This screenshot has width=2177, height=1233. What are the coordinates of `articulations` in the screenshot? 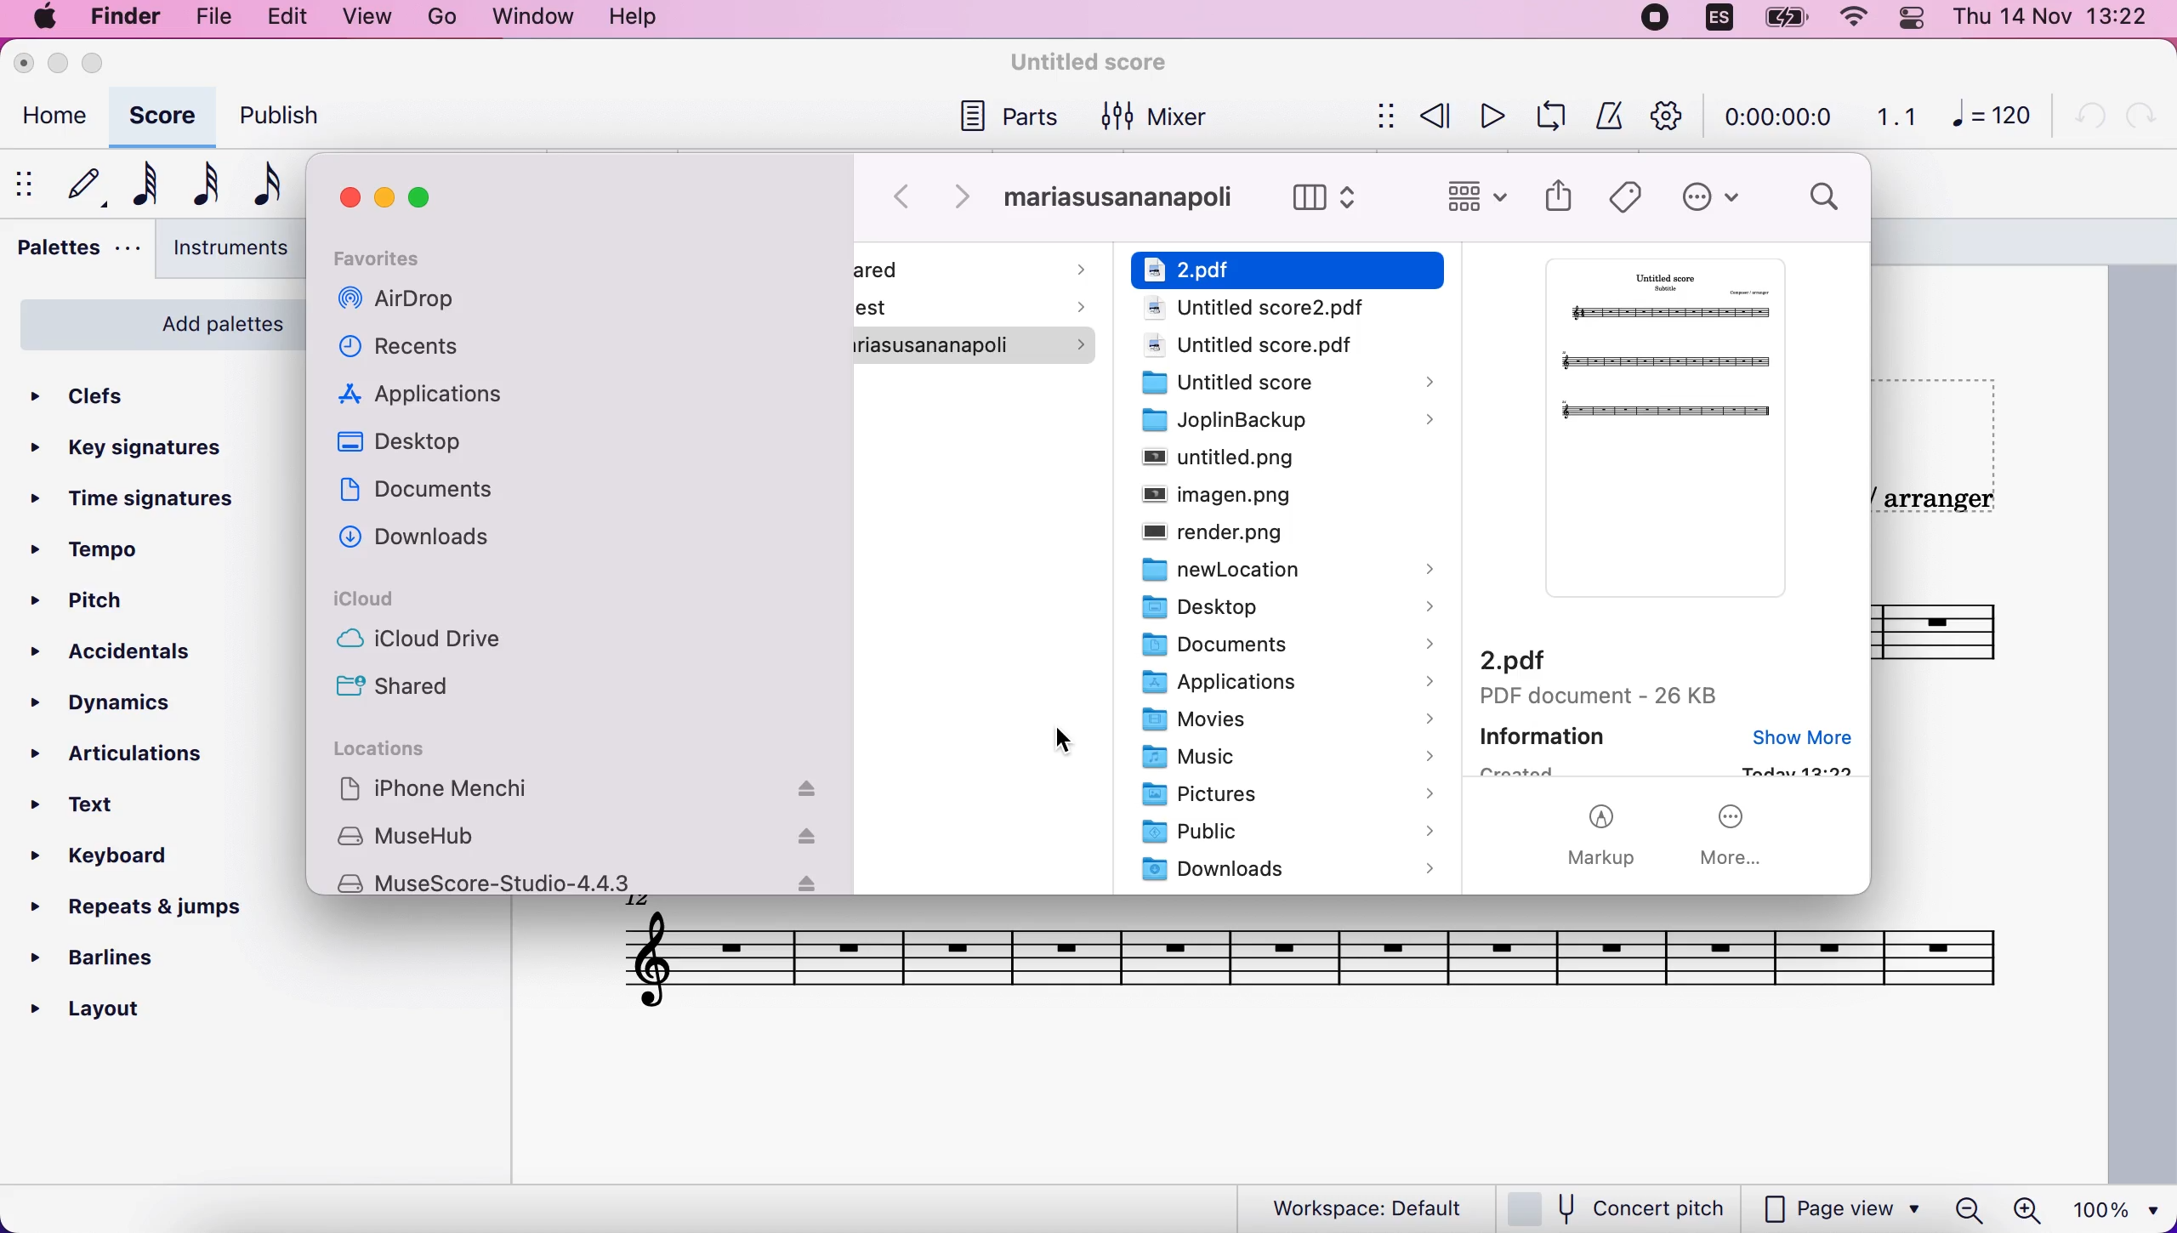 It's located at (117, 754).